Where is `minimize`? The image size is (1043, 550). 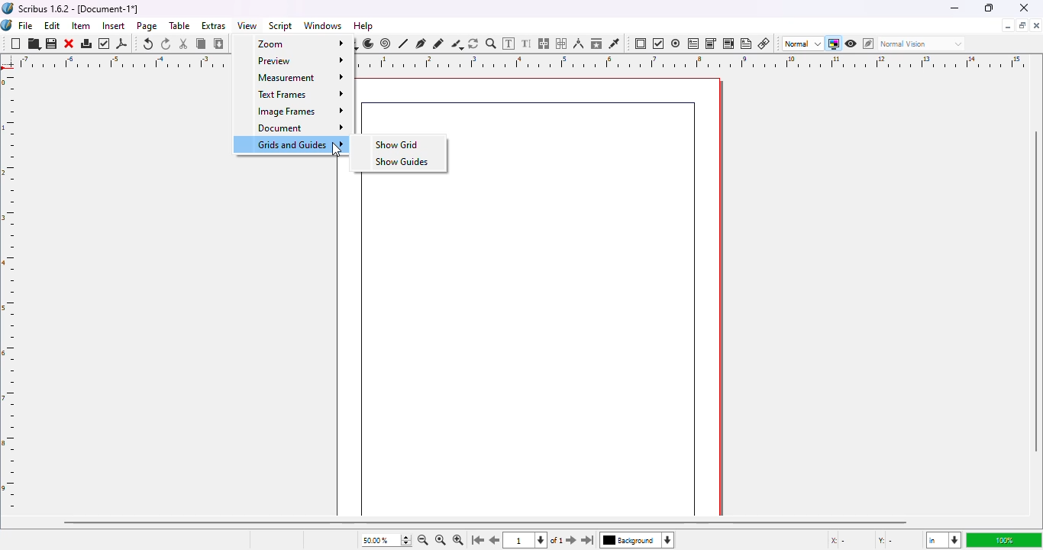
minimize is located at coordinates (954, 8).